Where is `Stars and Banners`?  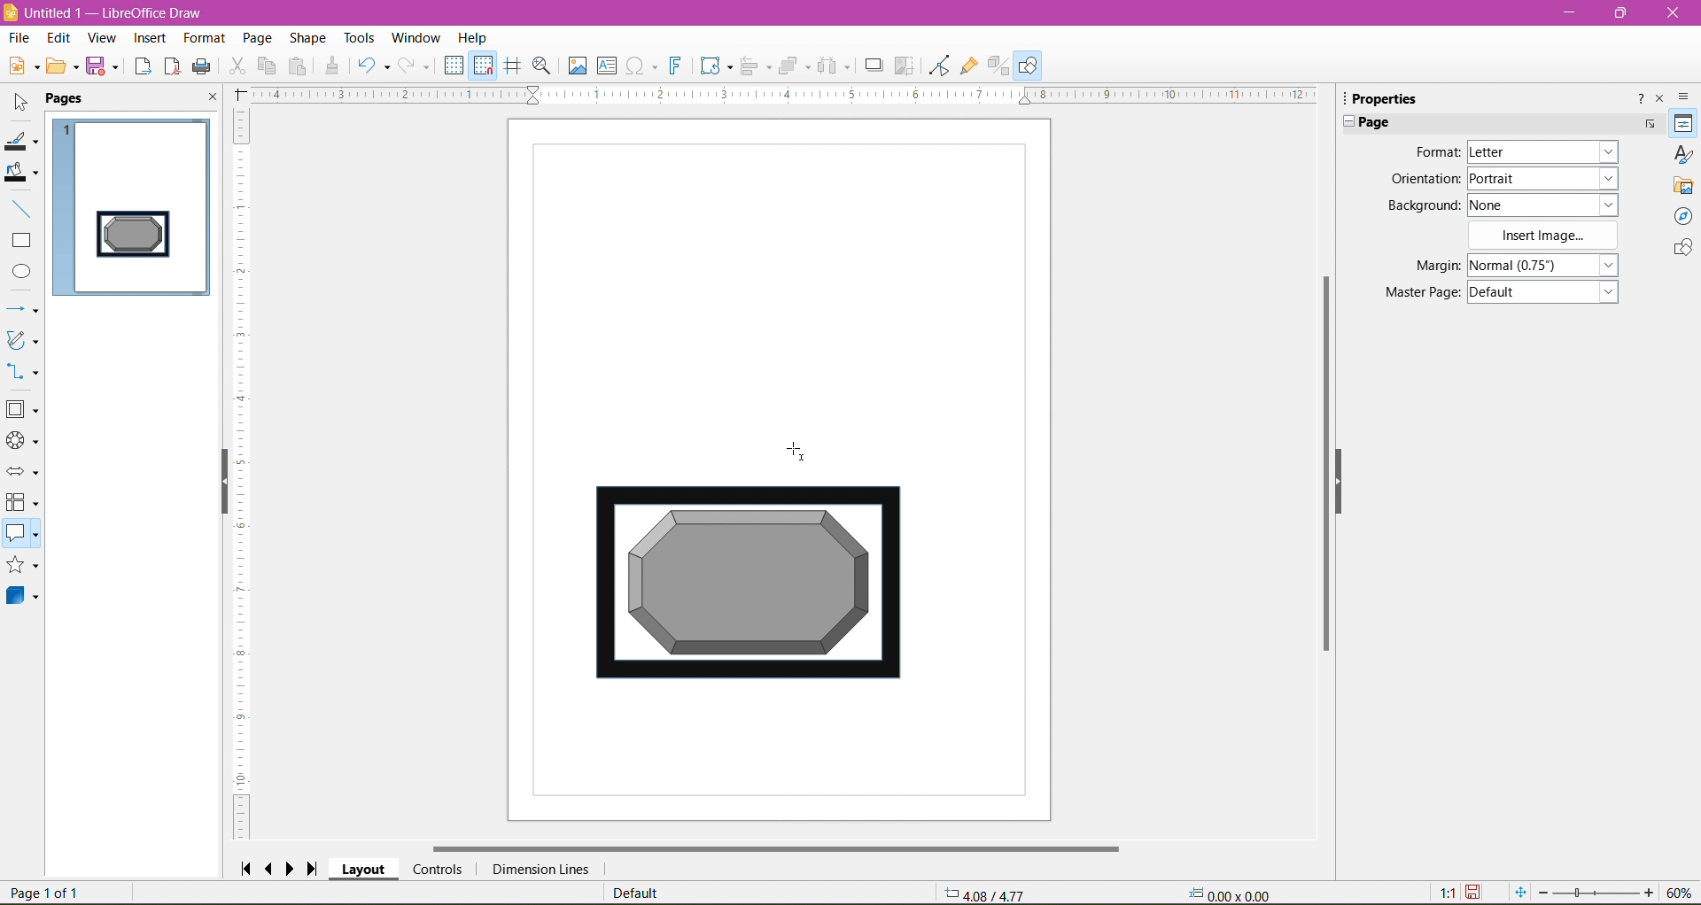 Stars and Banners is located at coordinates (23, 567).